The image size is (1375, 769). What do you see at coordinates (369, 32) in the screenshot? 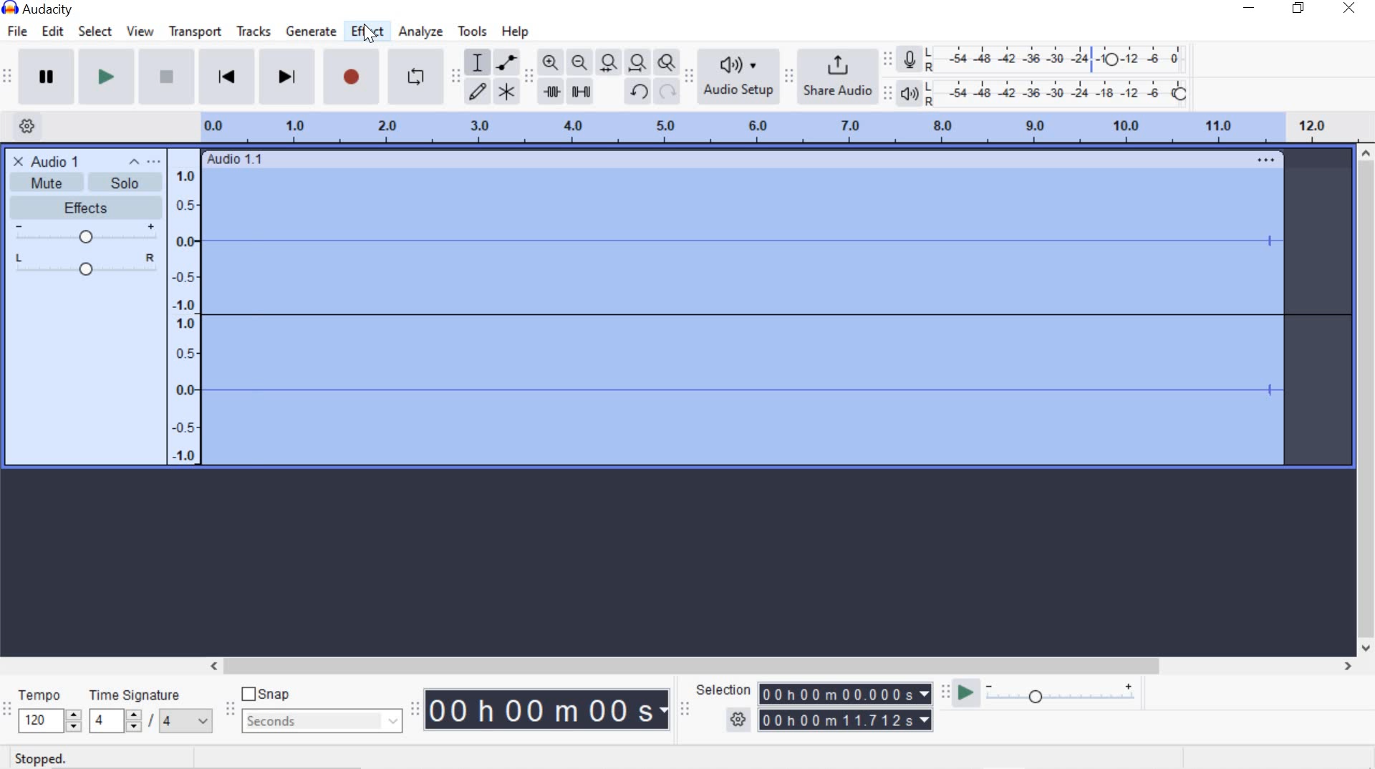
I see `cursor` at bounding box center [369, 32].